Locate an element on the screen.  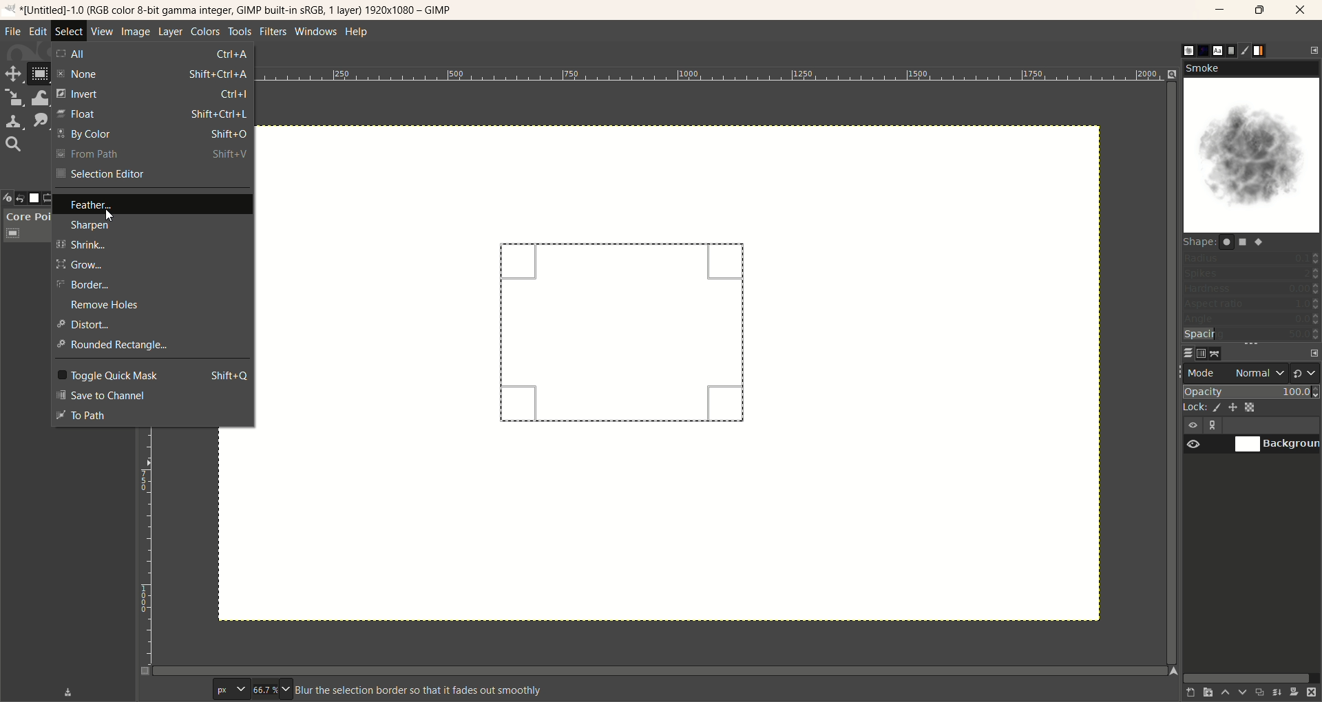
channel is located at coordinates (1204, 354).